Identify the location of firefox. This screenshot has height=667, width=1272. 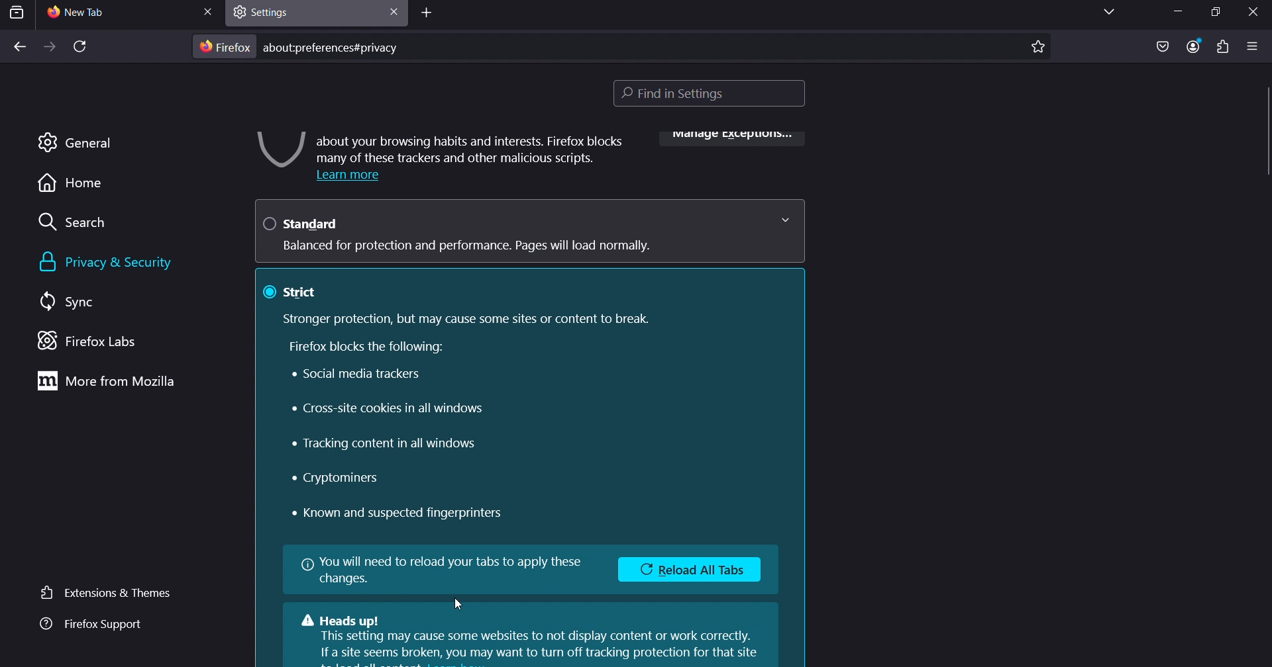
(225, 47).